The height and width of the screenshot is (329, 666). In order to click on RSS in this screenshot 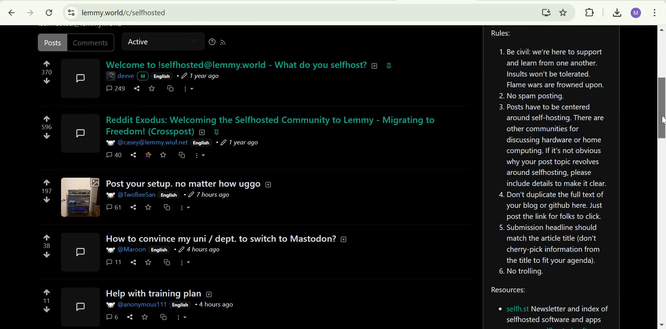, I will do `click(226, 43)`.